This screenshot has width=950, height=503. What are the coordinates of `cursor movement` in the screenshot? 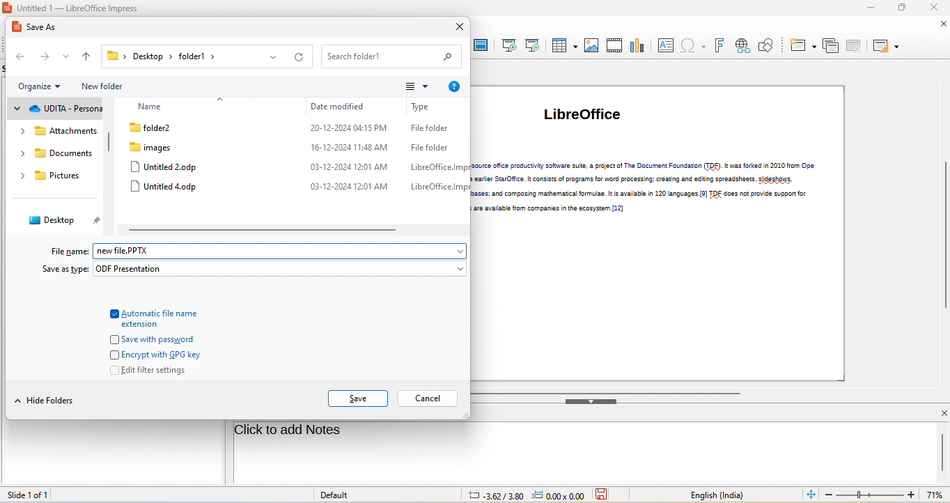 It's located at (257, 164).